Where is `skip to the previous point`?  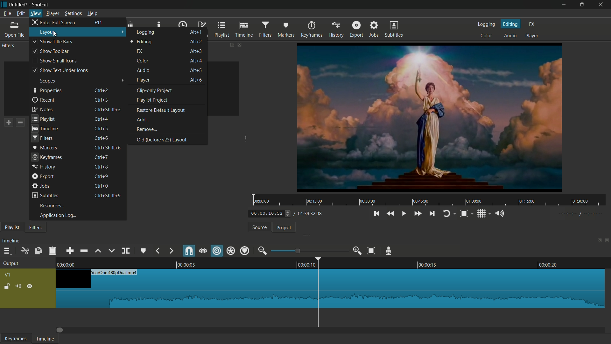 skip to the previous point is located at coordinates (376, 214).